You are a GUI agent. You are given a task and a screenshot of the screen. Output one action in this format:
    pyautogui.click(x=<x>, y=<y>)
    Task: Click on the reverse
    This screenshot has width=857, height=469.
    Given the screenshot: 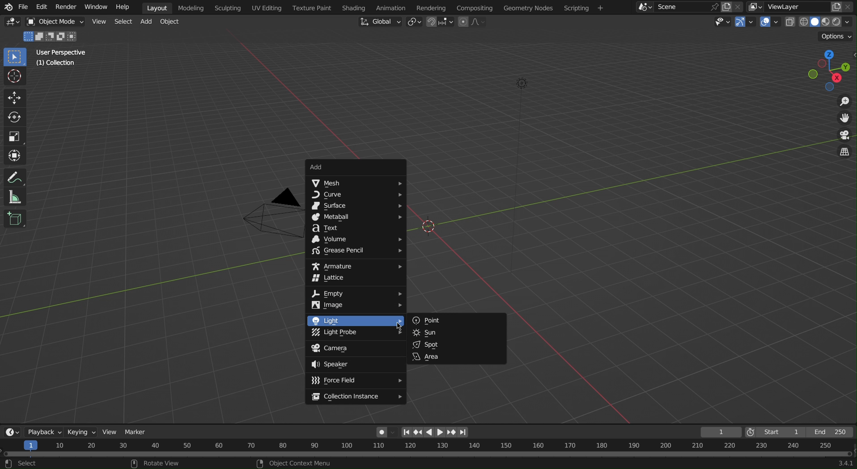 What is the action you would take?
    pyautogui.click(x=417, y=432)
    